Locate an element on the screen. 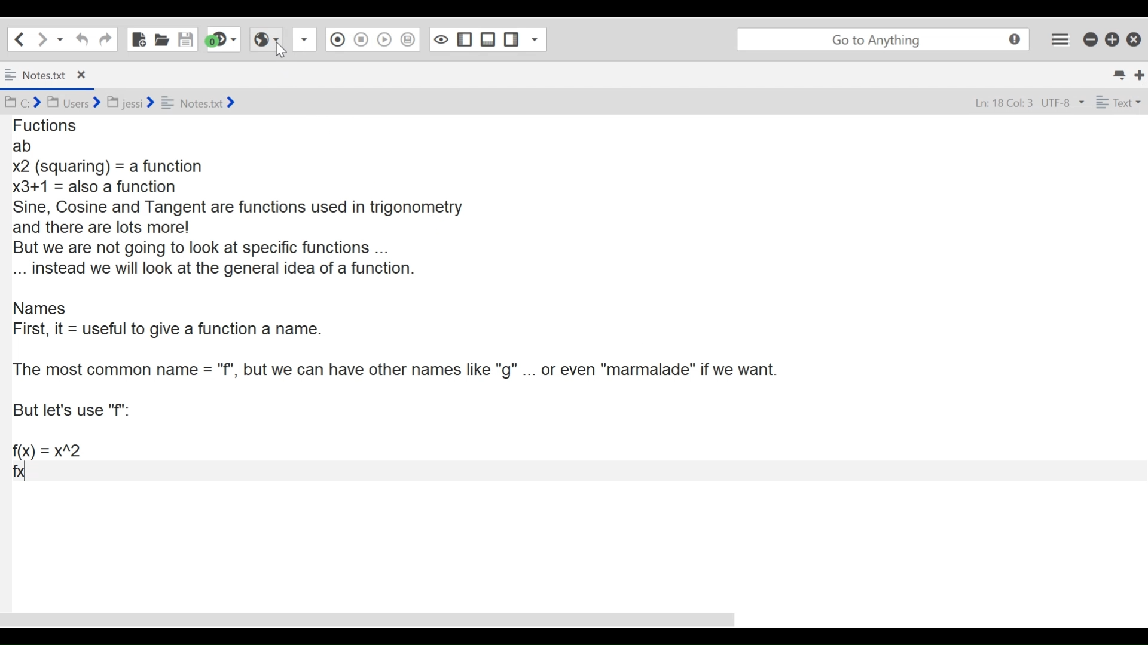 Image resolution: width=1148 pixels, height=645 pixels. text is located at coordinates (1120, 102).